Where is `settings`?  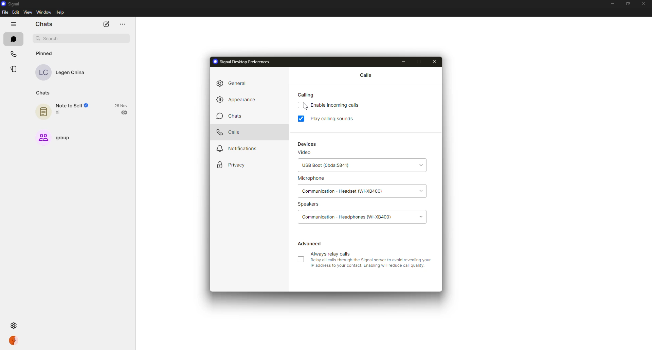
settings is located at coordinates (14, 326).